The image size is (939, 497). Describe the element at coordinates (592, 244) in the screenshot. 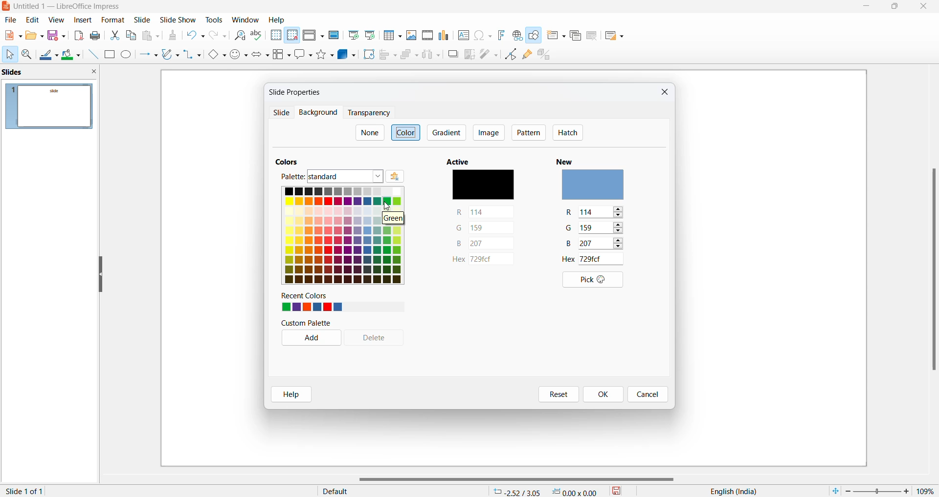

I see `B value ` at that location.